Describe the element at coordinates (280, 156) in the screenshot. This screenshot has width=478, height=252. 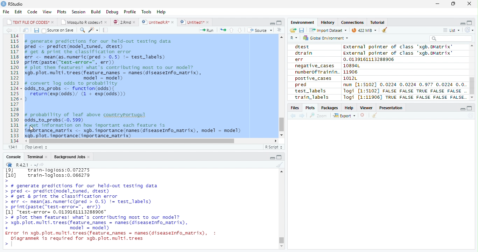
I see `Maximize` at that location.